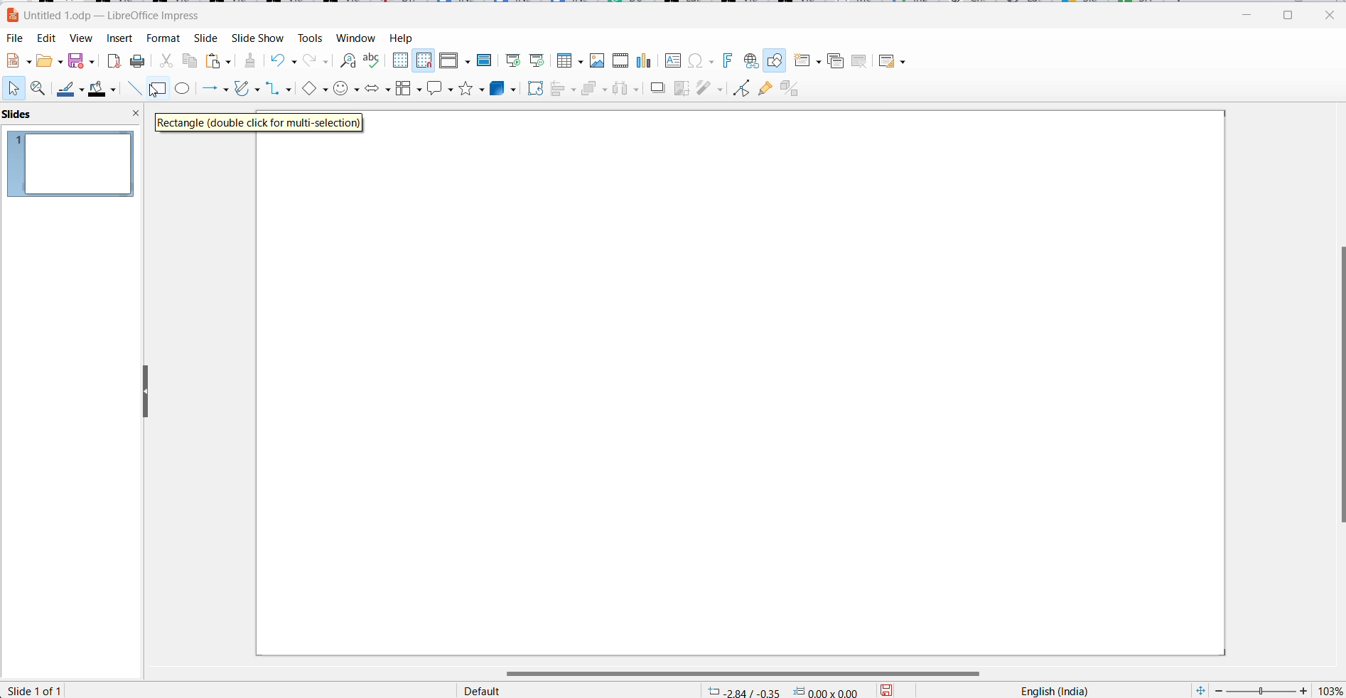 The height and width of the screenshot is (698, 1346). I want to click on Start from first slide, so click(514, 59).